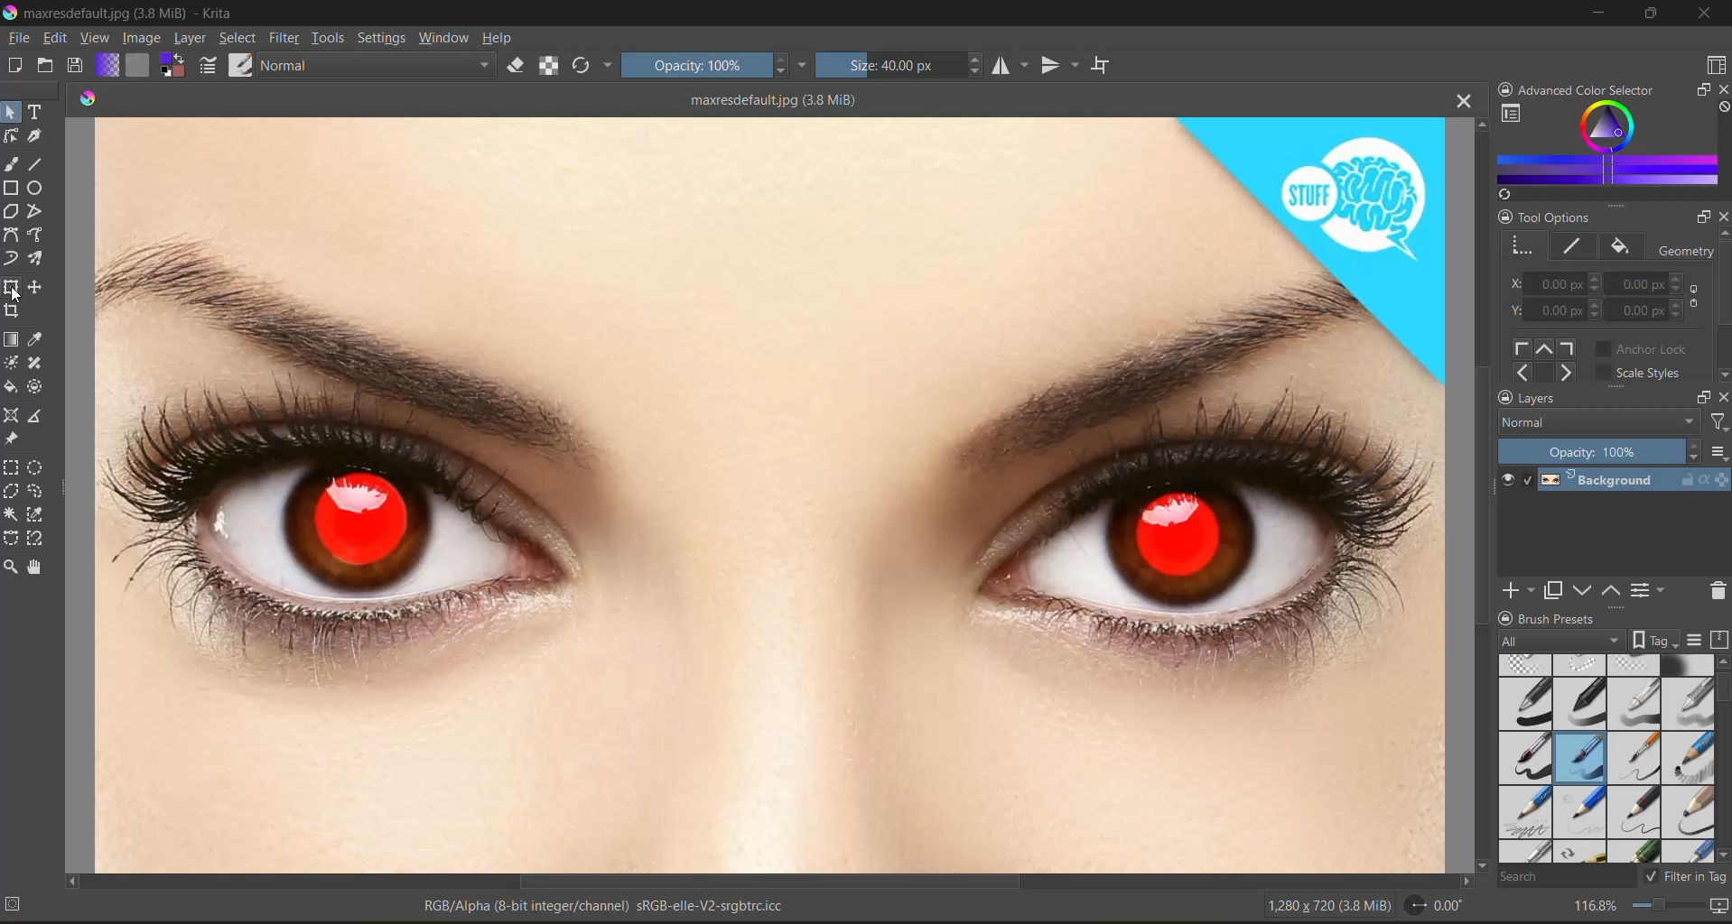 The width and height of the screenshot is (1732, 924). Describe the element at coordinates (1721, 756) in the screenshot. I see `vertical scroll bar` at that location.